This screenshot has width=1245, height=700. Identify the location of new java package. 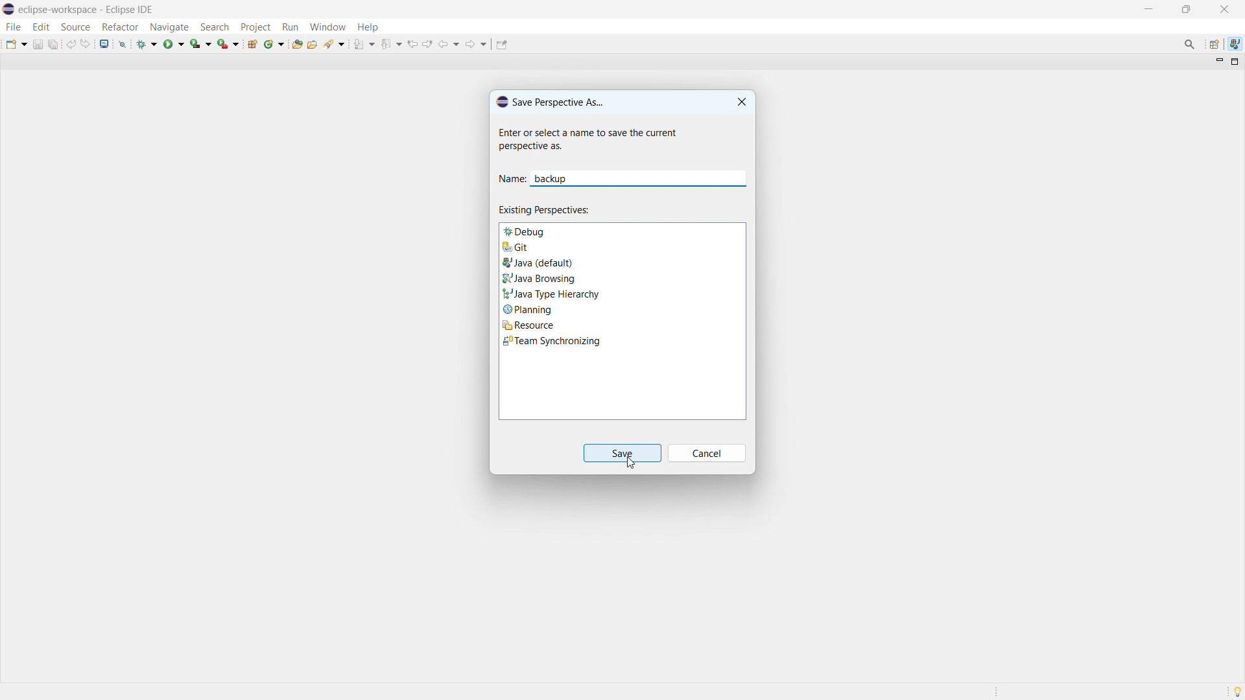
(252, 44).